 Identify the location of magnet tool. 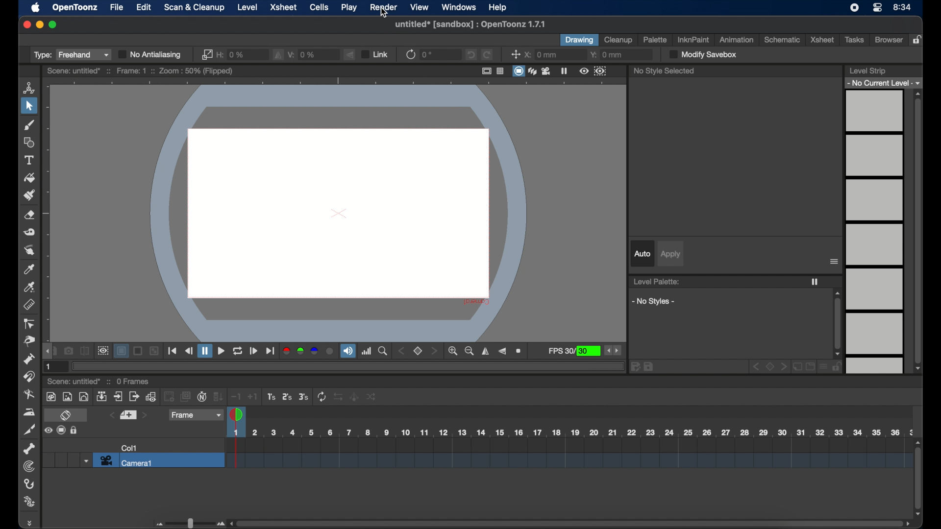
(30, 376).